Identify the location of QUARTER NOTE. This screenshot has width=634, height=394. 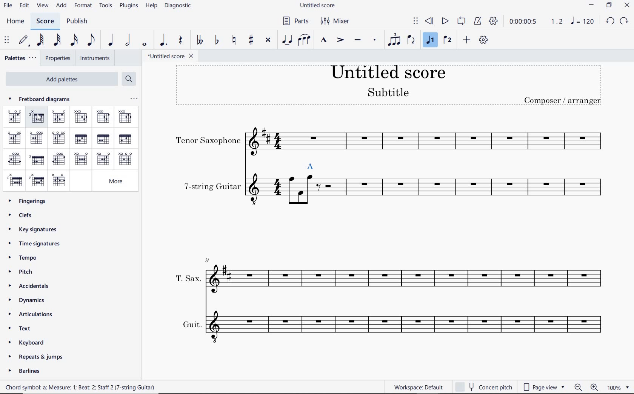
(109, 40).